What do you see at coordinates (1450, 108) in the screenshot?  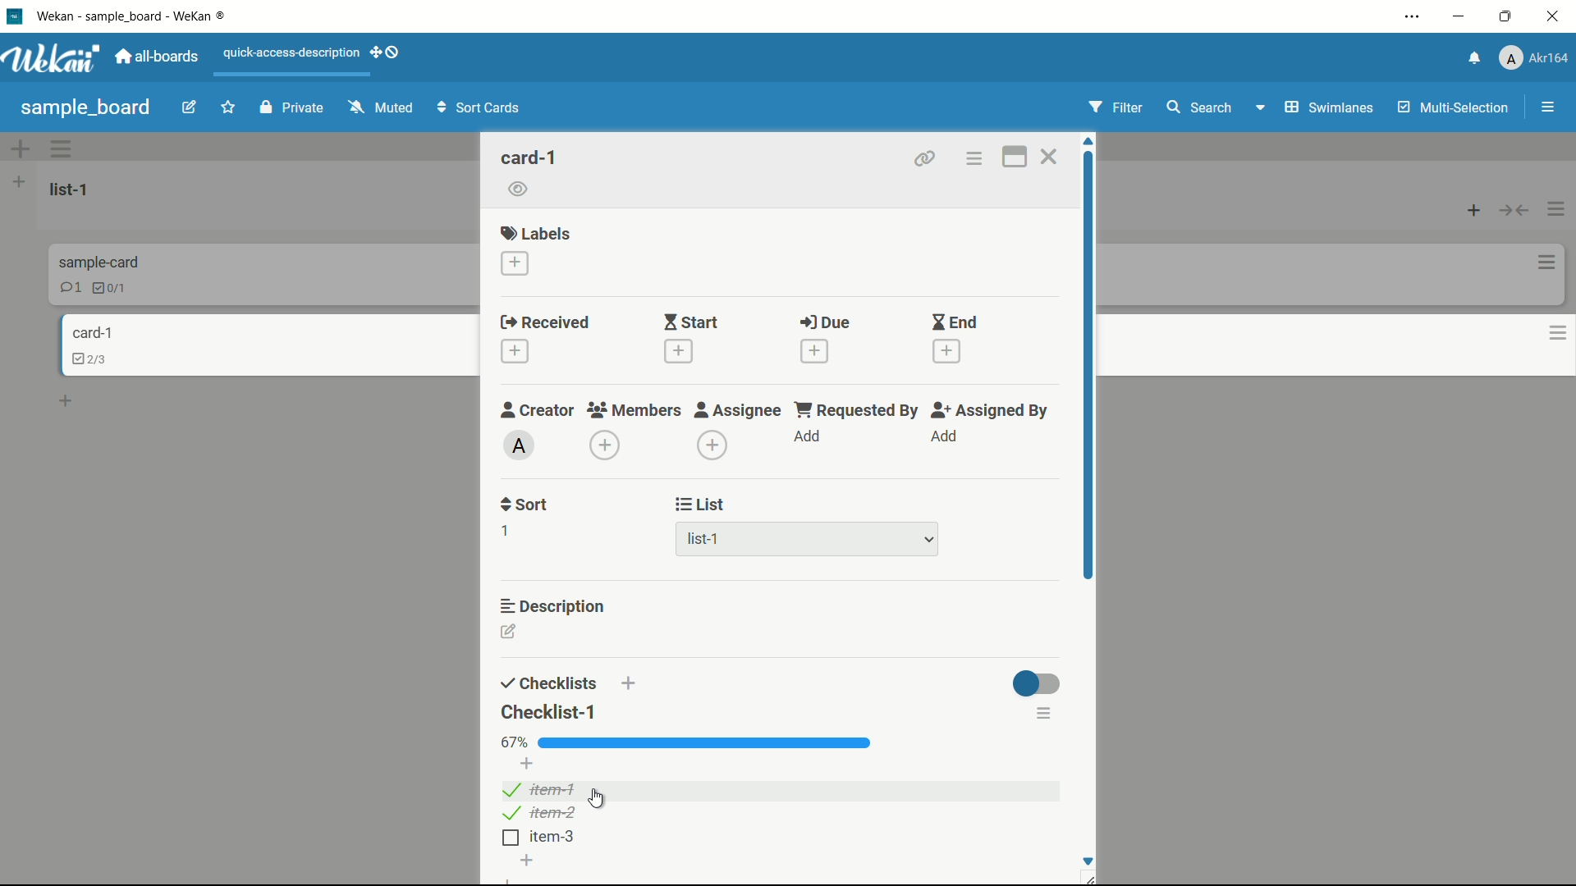 I see `multi- selection` at bounding box center [1450, 108].